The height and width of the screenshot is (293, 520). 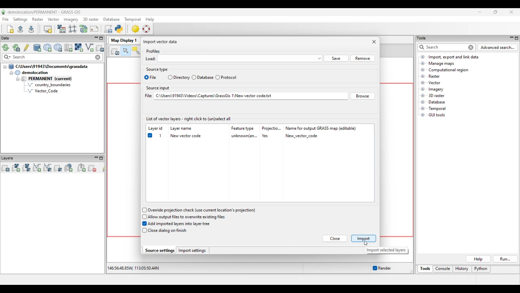 What do you see at coordinates (321, 128) in the screenshot?
I see `Name for output GRASS map (editable)` at bounding box center [321, 128].